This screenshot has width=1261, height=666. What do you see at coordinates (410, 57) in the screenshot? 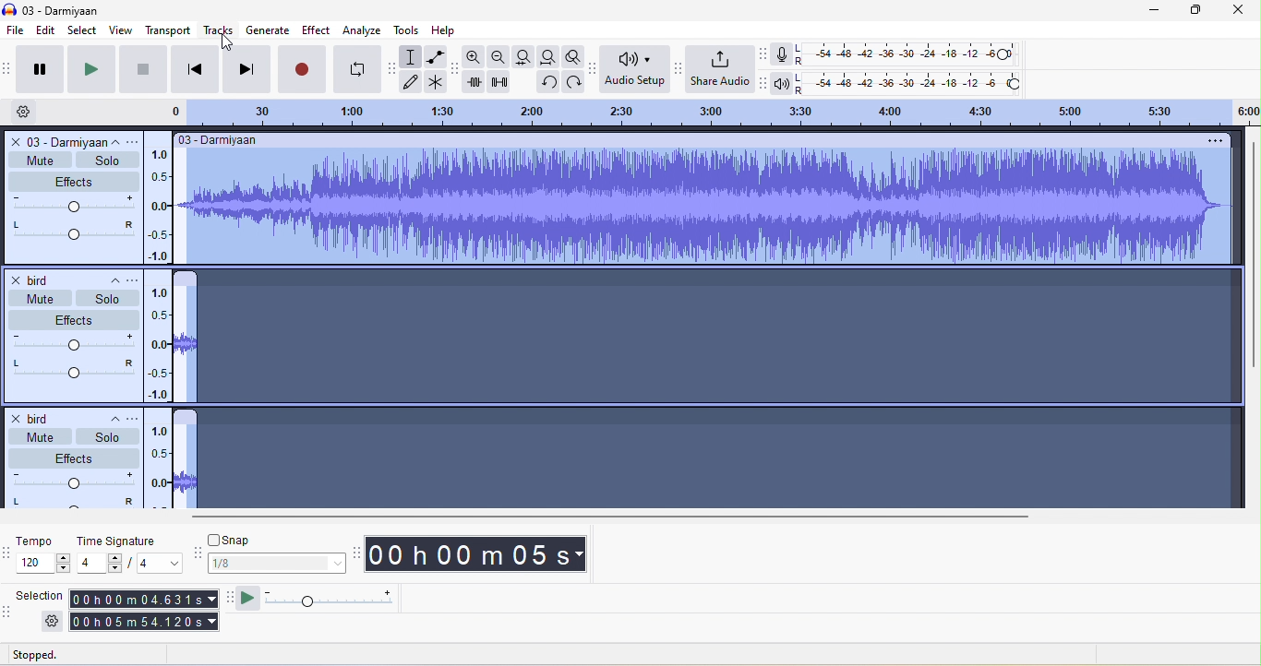
I see `selection tool` at bounding box center [410, 57].